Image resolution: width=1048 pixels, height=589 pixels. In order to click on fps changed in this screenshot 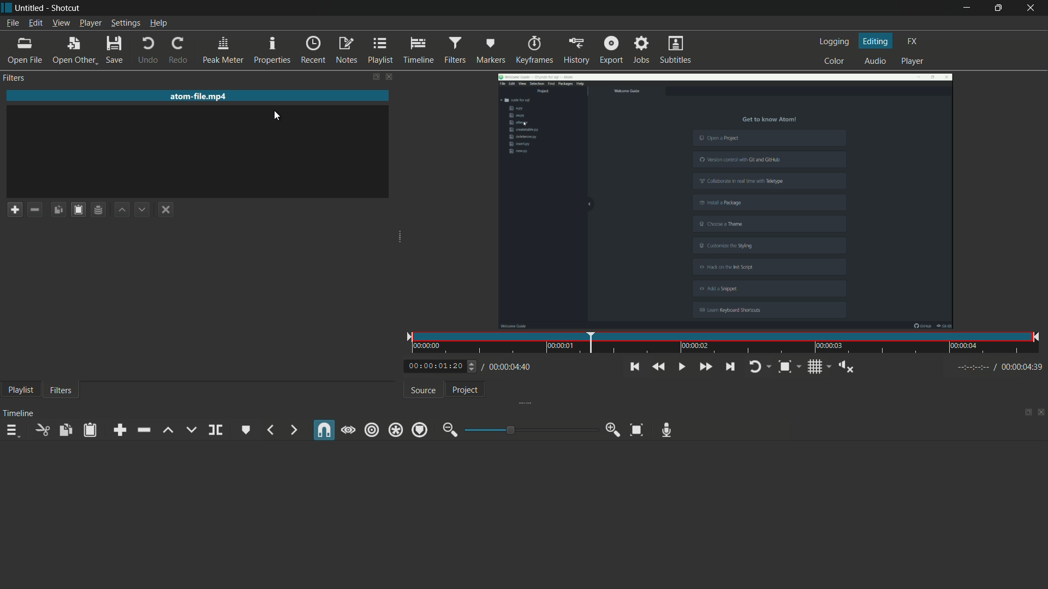, I will do `click(725, 199)`.